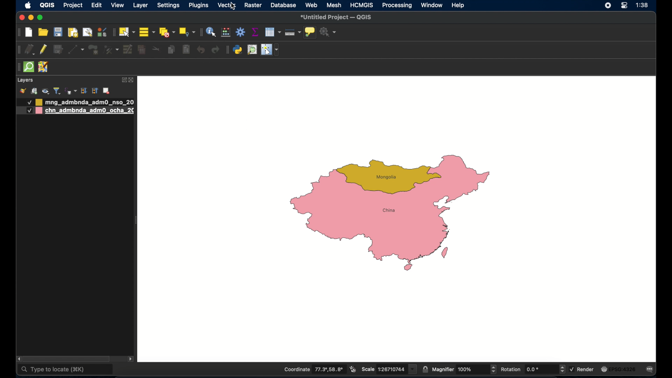  What do you see at coordinates (96, 5) in the screenshot?
I see `edit` at bounding box center [96, 5].